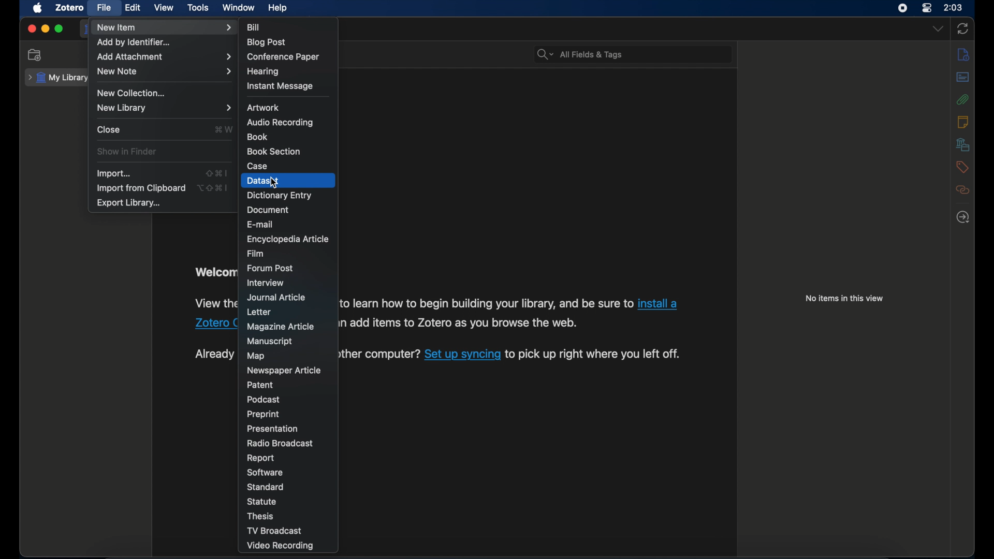 The width and height of the screenshot is (994, 559). I want to click on view, so click(165, 8).